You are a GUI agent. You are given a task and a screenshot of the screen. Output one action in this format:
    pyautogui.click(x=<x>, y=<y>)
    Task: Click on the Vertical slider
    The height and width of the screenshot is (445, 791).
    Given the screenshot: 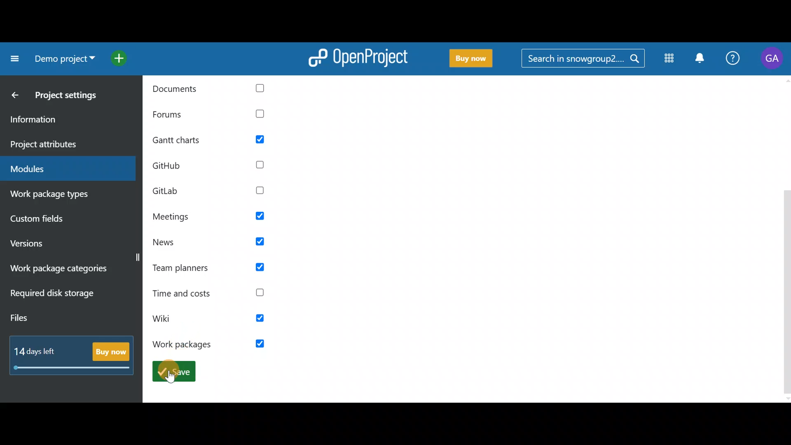 What is the action you would take?
    pyautogui.click(x=786, y=239)
    